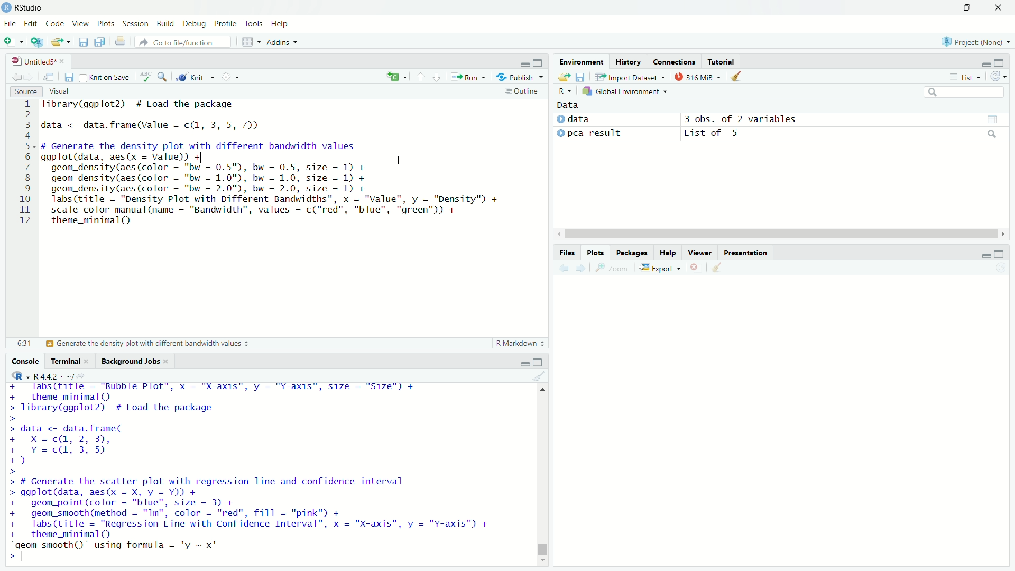 This screenshot has width=1015, height=571. Describe the element at coordinates (560, 132) in the screenshot. I see `expand/collapse` at that location.